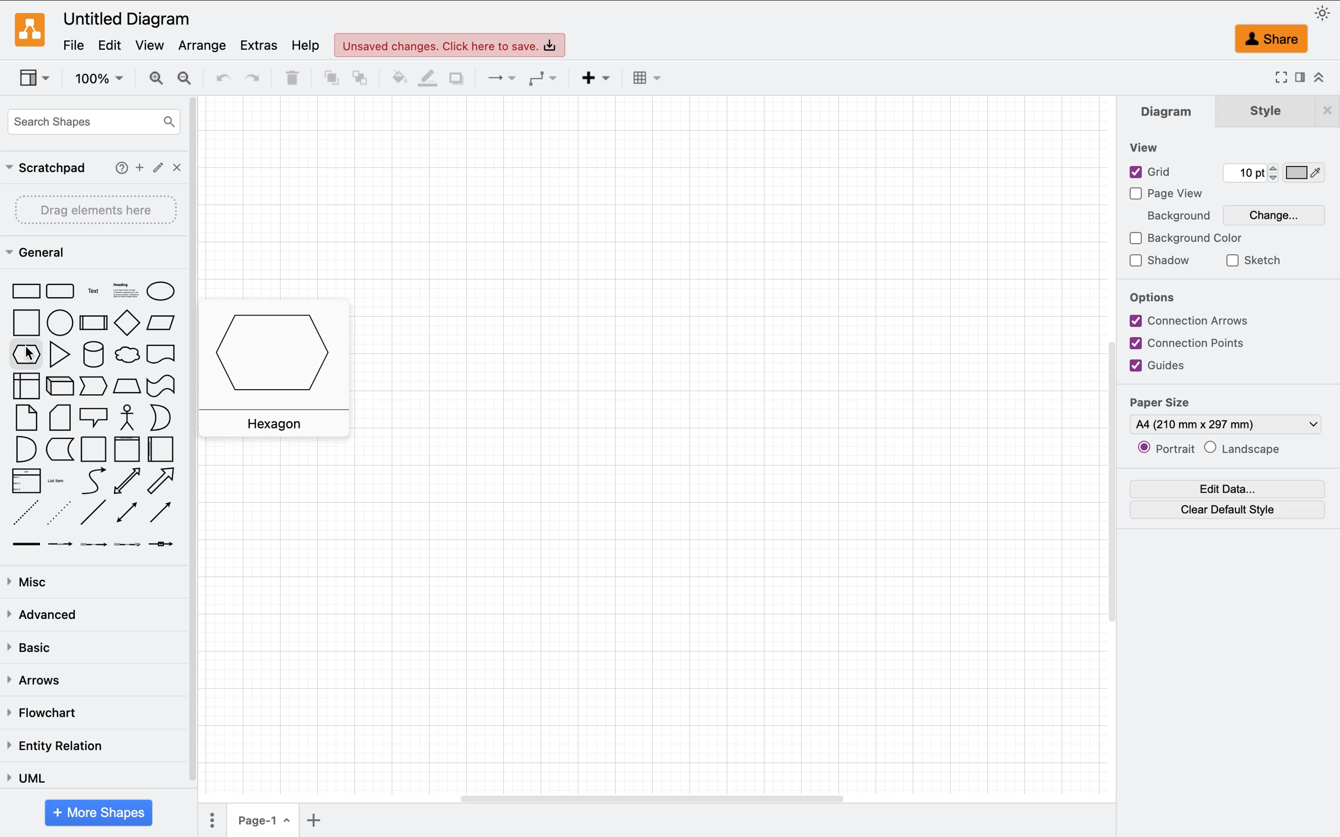 This screenshot has height=837, width=1340. Describe the element at coordinates (25, 387) in the screenshot. I see `internal storage` at that location.